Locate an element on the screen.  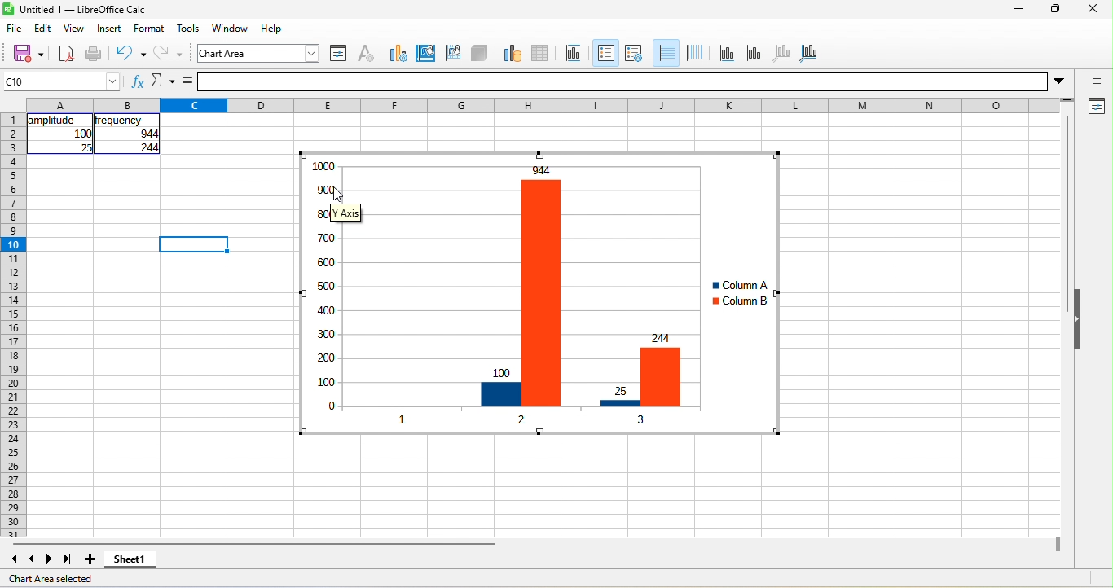
close is located at coordinates (1092, 11).